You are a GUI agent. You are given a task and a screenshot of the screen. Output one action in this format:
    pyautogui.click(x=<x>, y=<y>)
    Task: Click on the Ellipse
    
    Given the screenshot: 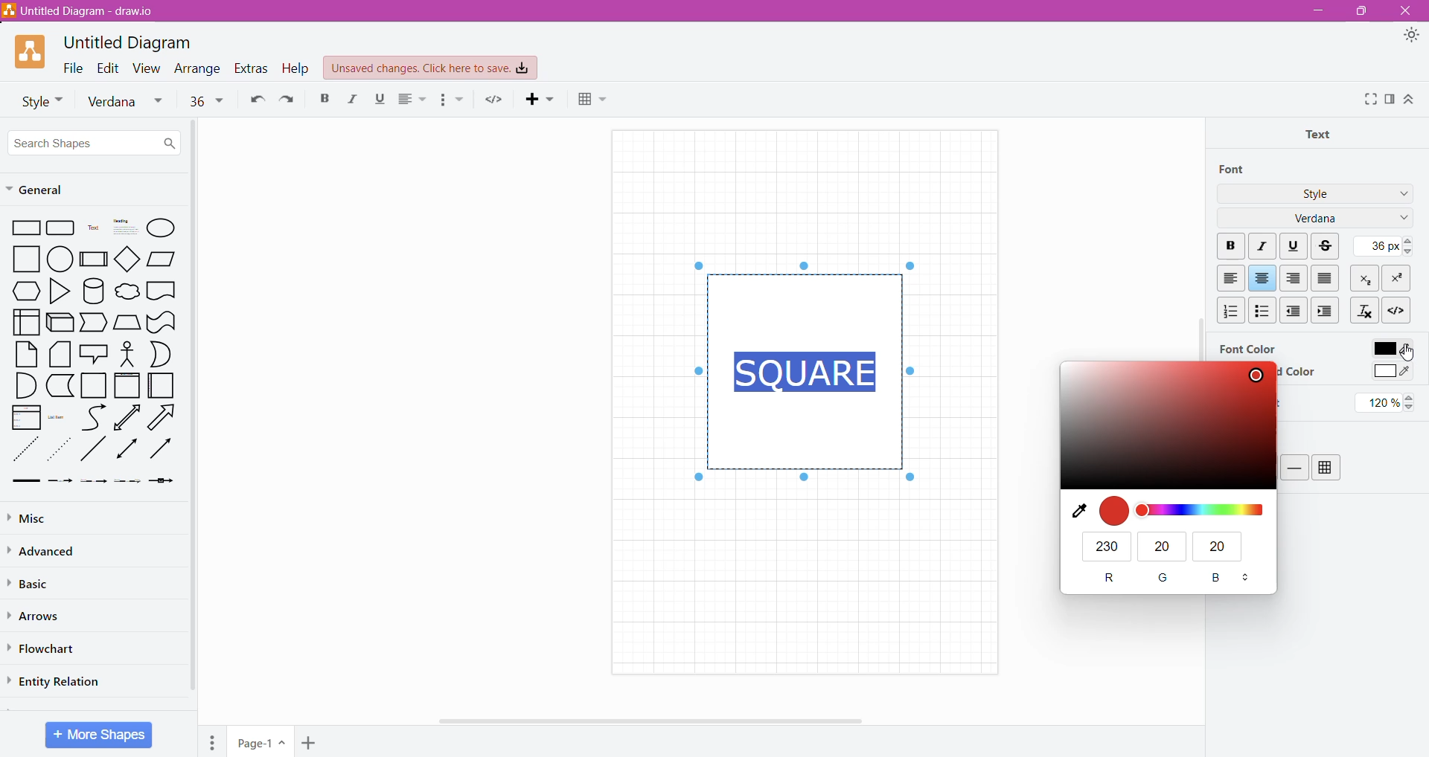 What is the action you would take?
    pyautogui.click(x=161, y=229)
    